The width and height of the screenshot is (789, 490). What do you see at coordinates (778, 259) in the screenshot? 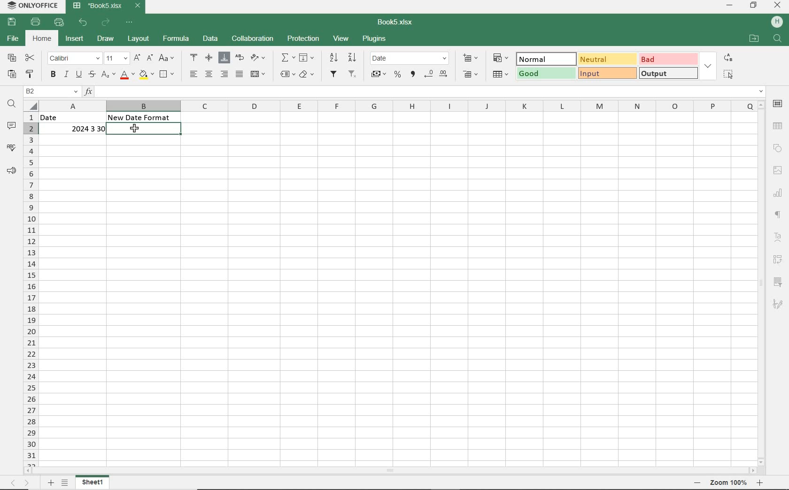
I see `PIVOT TABLE` at bounding box center [778, 259].